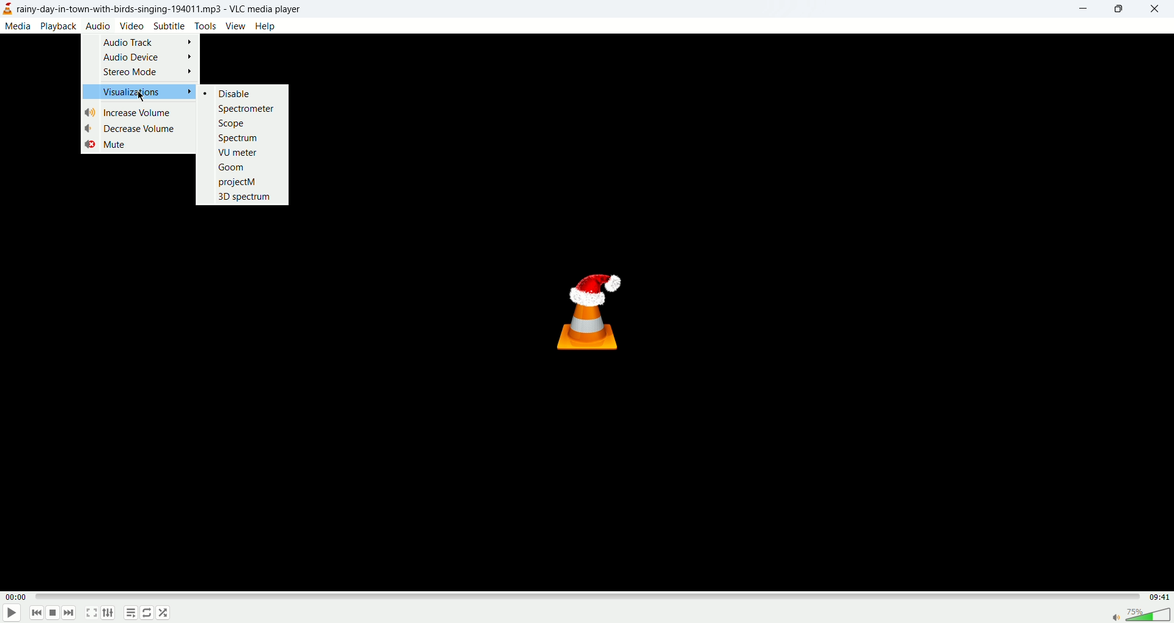 This screenshot has width=1174, height=623. I want to click on Mute, so click(114, 145).